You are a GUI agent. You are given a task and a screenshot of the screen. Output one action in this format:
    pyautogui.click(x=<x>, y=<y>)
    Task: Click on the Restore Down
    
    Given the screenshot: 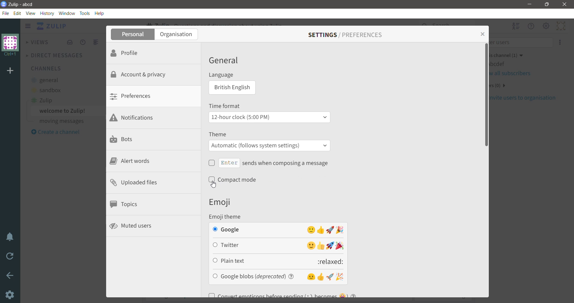 What is the action you would take?
    pyautogui.click(x=548, y=4)
    